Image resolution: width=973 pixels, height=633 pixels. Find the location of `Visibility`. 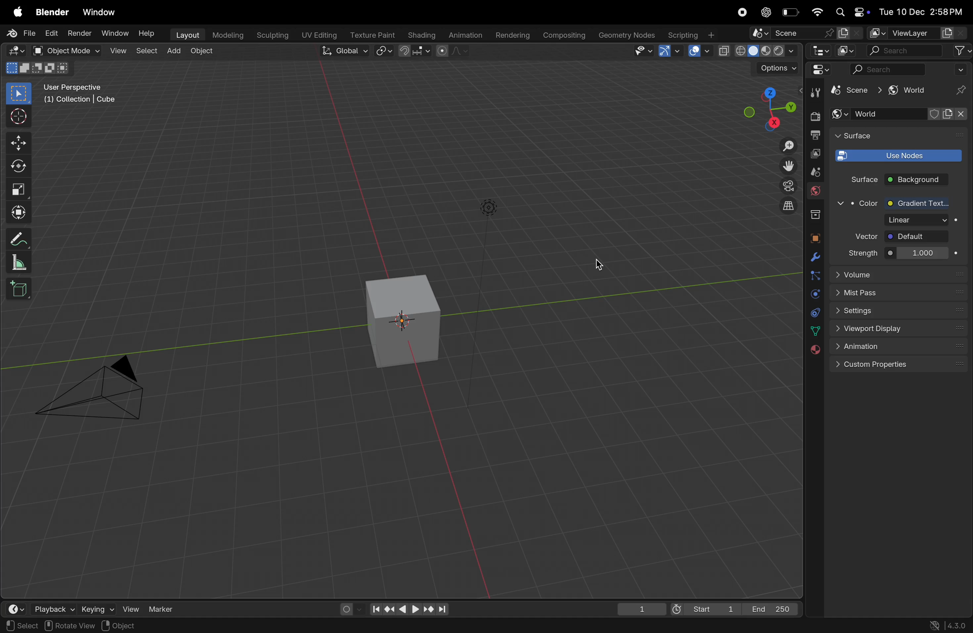

Visibility is located at coordinates (644, 52).